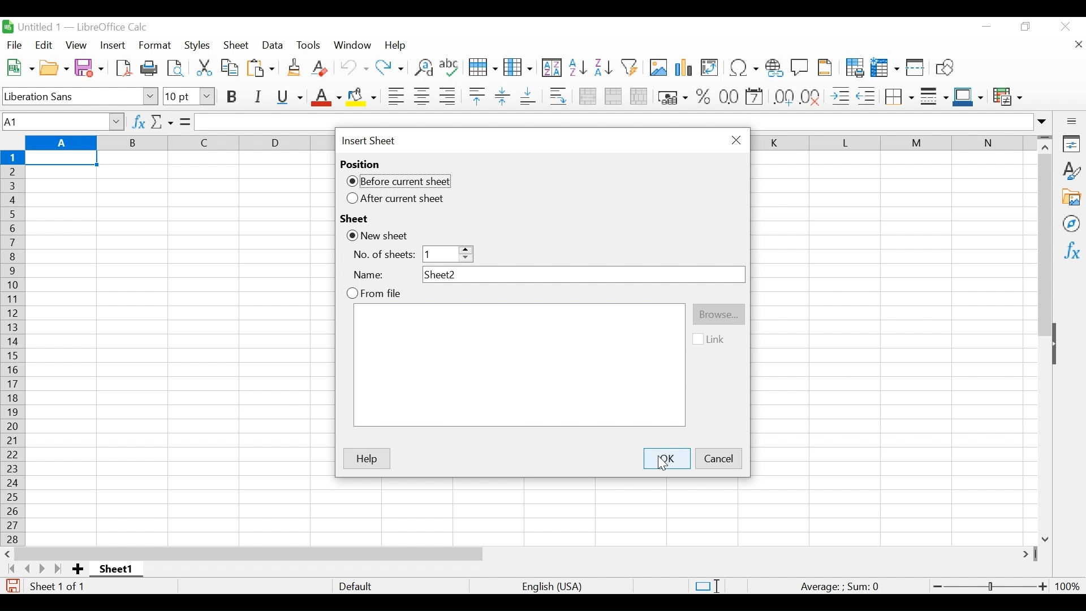 The width and height of the screenshot is (1086, 611). I want to click on Background Color, so click(363, 98).